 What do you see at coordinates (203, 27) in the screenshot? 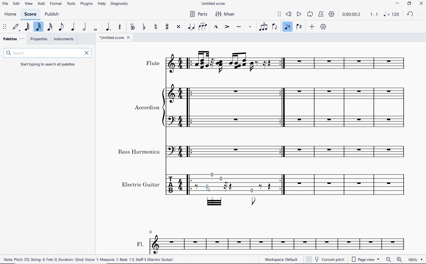
I see `slur` at bounding box center [203, 27].